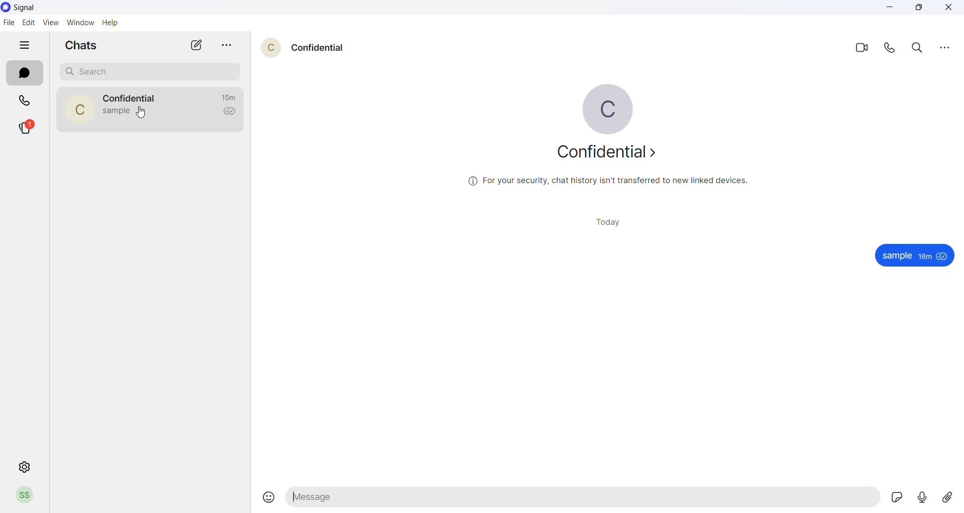 The width and height of the screenshot is (964, 513). Describe the element at coordinates (608, 153) in the screenshot. I see `confidential` at that location.